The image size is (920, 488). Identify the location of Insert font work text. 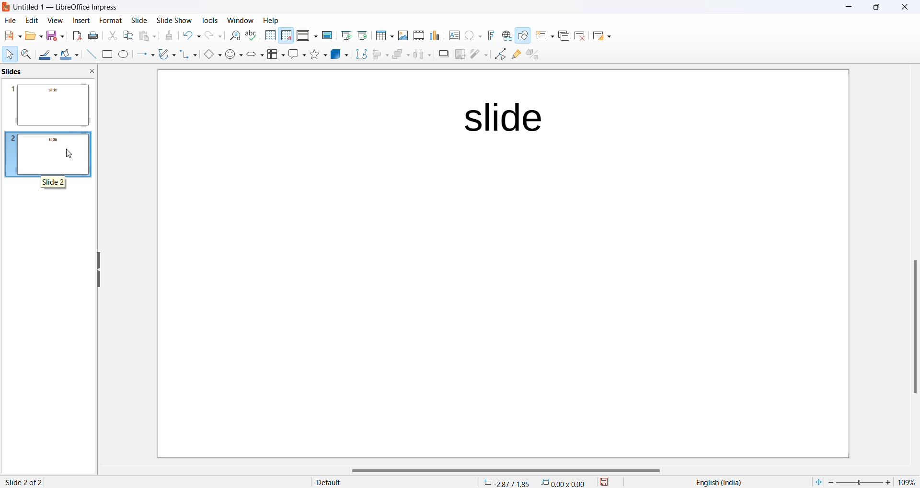
(491, 35).